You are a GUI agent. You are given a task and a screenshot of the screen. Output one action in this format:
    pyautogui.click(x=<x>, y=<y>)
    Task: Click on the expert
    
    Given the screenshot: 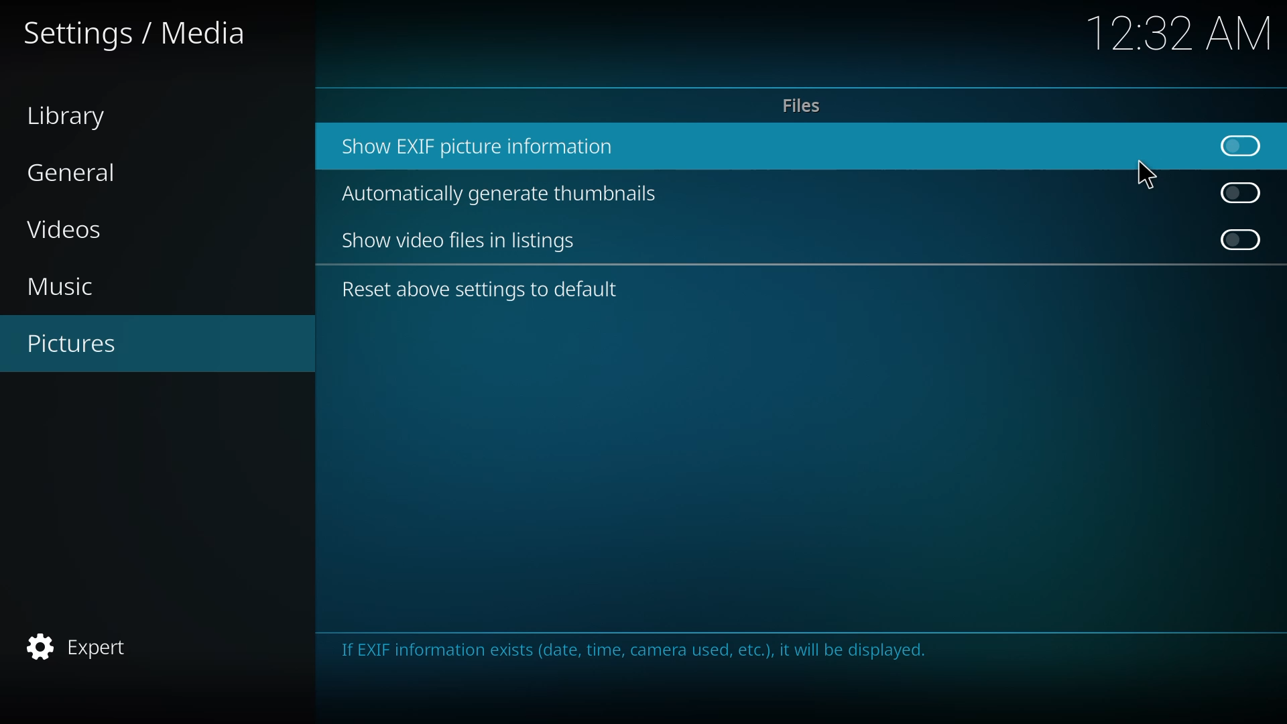 What is the action you would take?
    pyautogui.click(x=89, y=644)
    